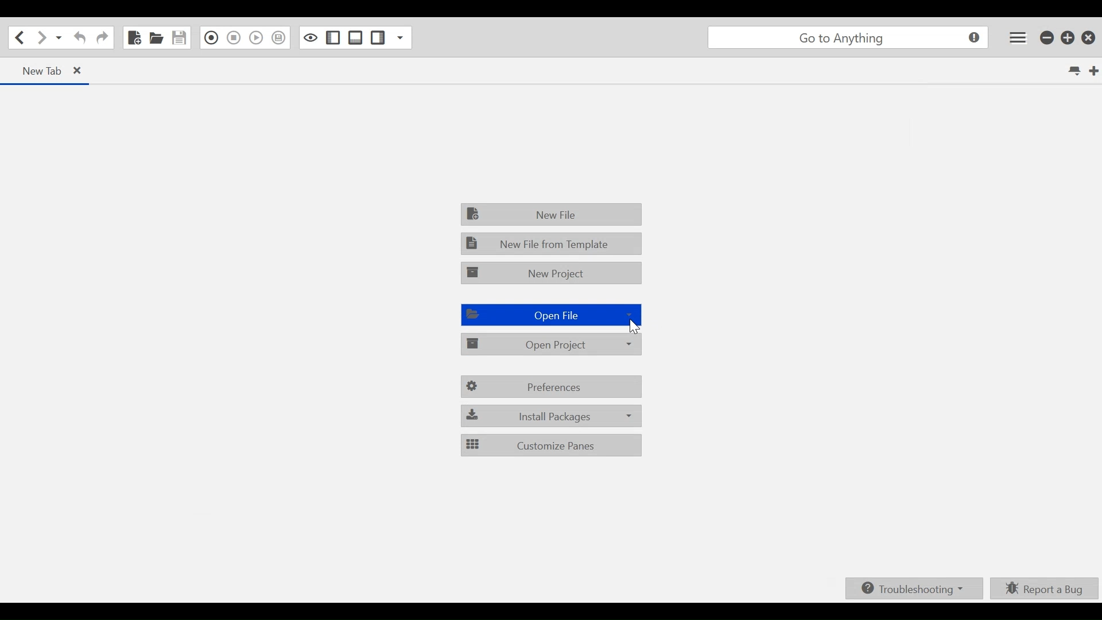 This screenshot has height=620, width=1102. I want to click on Recording Macro, so click(211, 38).